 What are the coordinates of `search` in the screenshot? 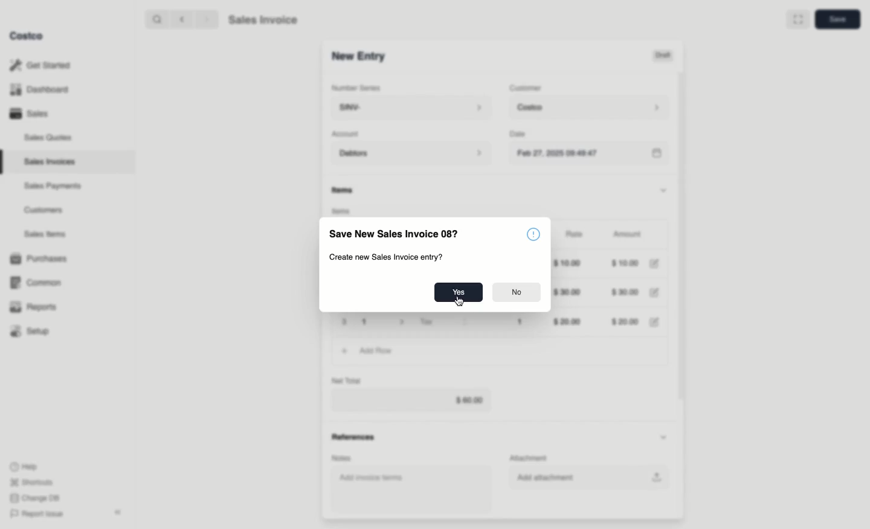 It's located at (155, 19).